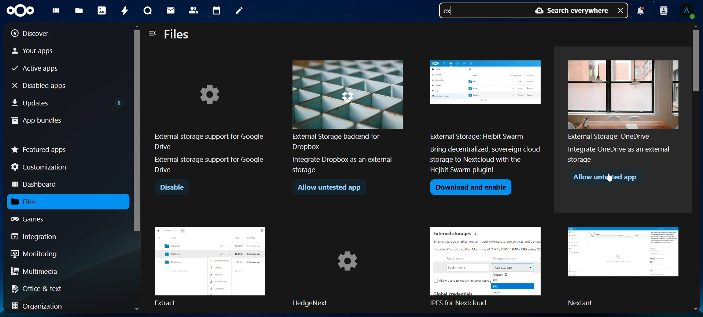  Describe the element at coordinates (210, 265) in the screenshot. I see `extract` at that location.